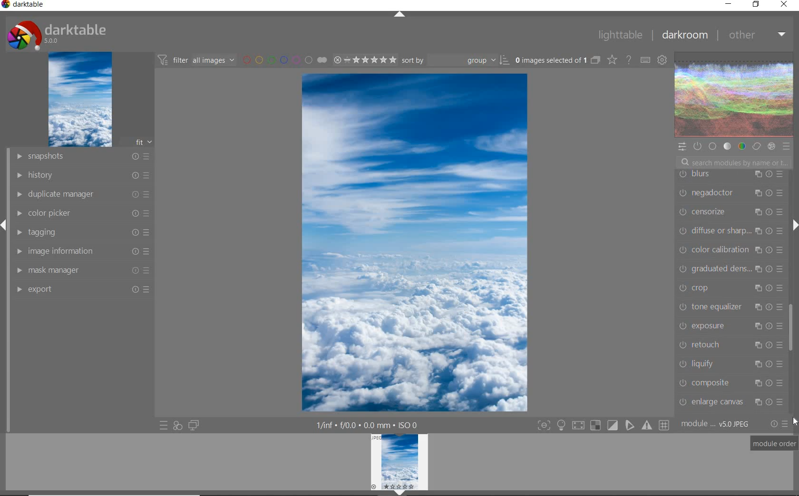  Describe the element at coordinates (731, 268) in the screenshot. I see `graduated density` at that location.